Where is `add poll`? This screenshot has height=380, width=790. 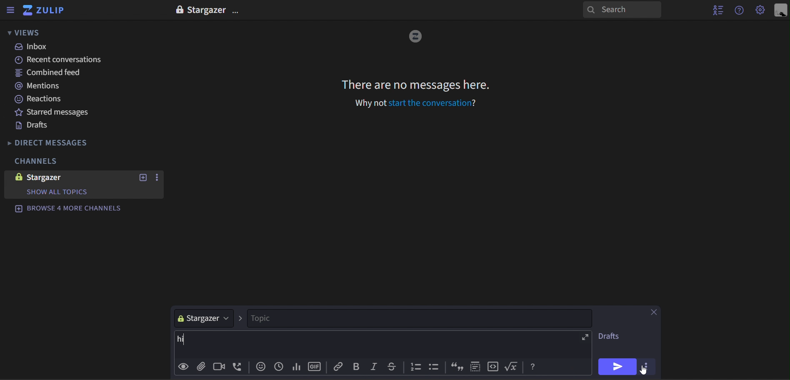 add poll is located at coordinates (297, 368).